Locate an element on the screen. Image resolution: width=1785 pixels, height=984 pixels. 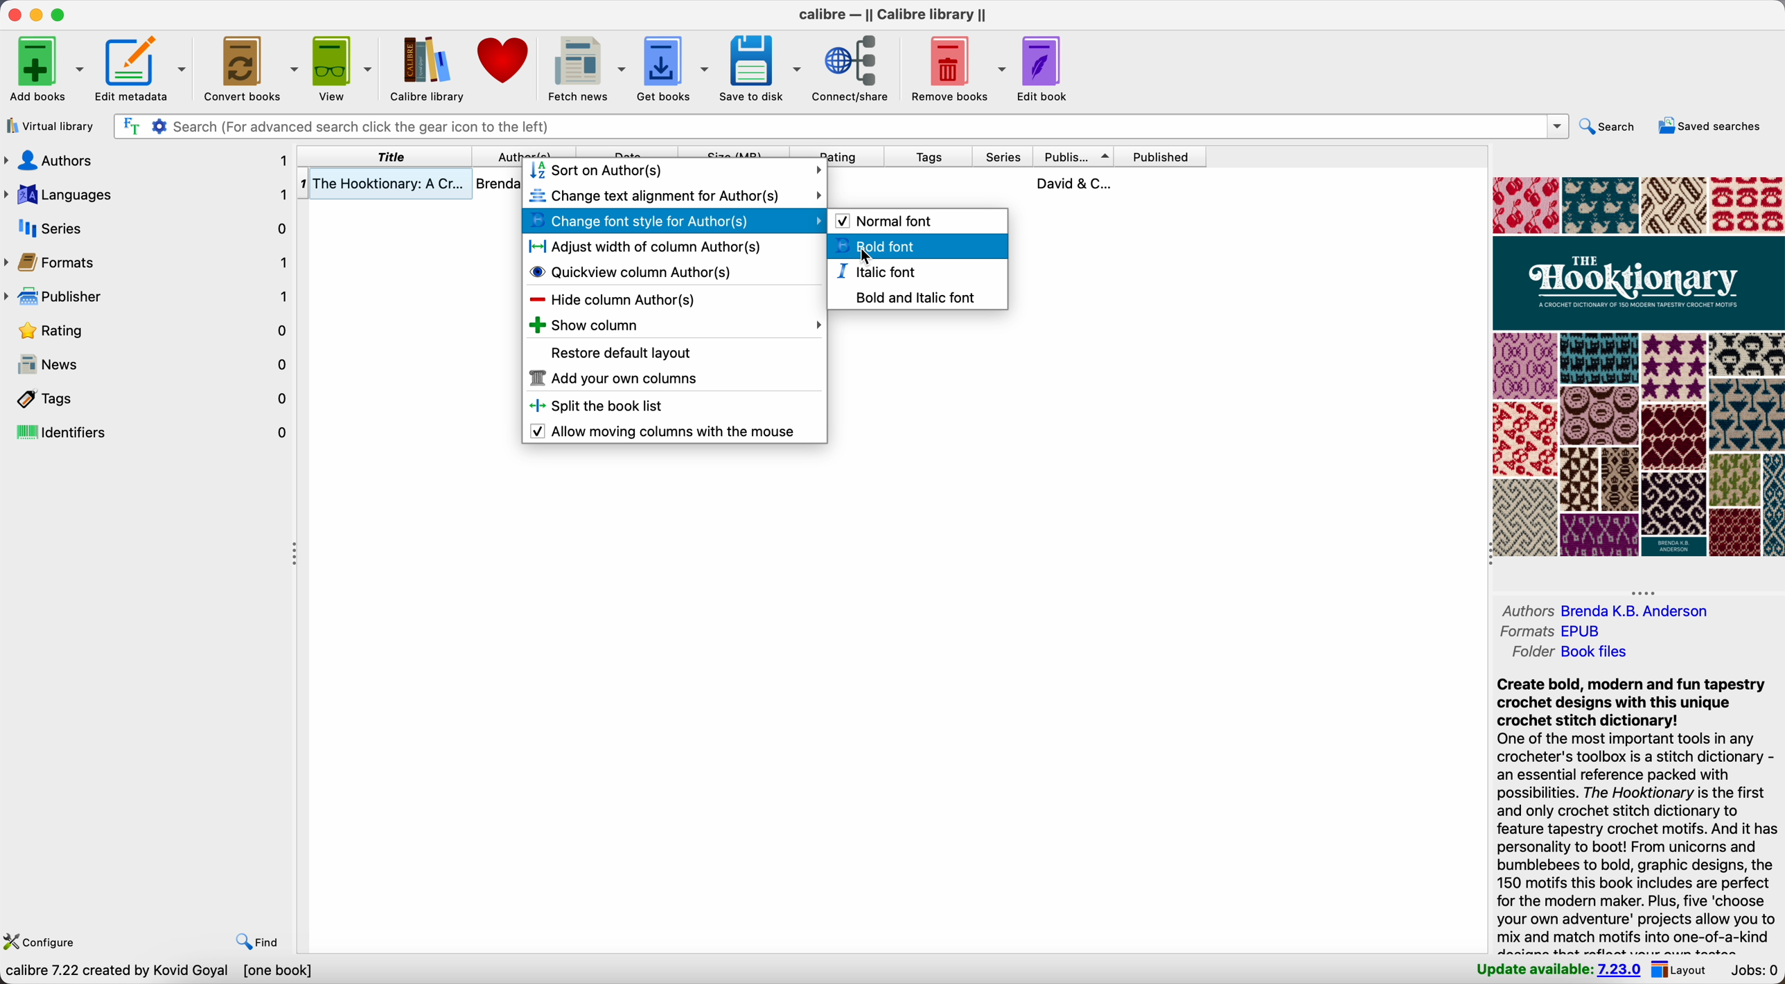
add your own columns is located at coordinates (613, 380).